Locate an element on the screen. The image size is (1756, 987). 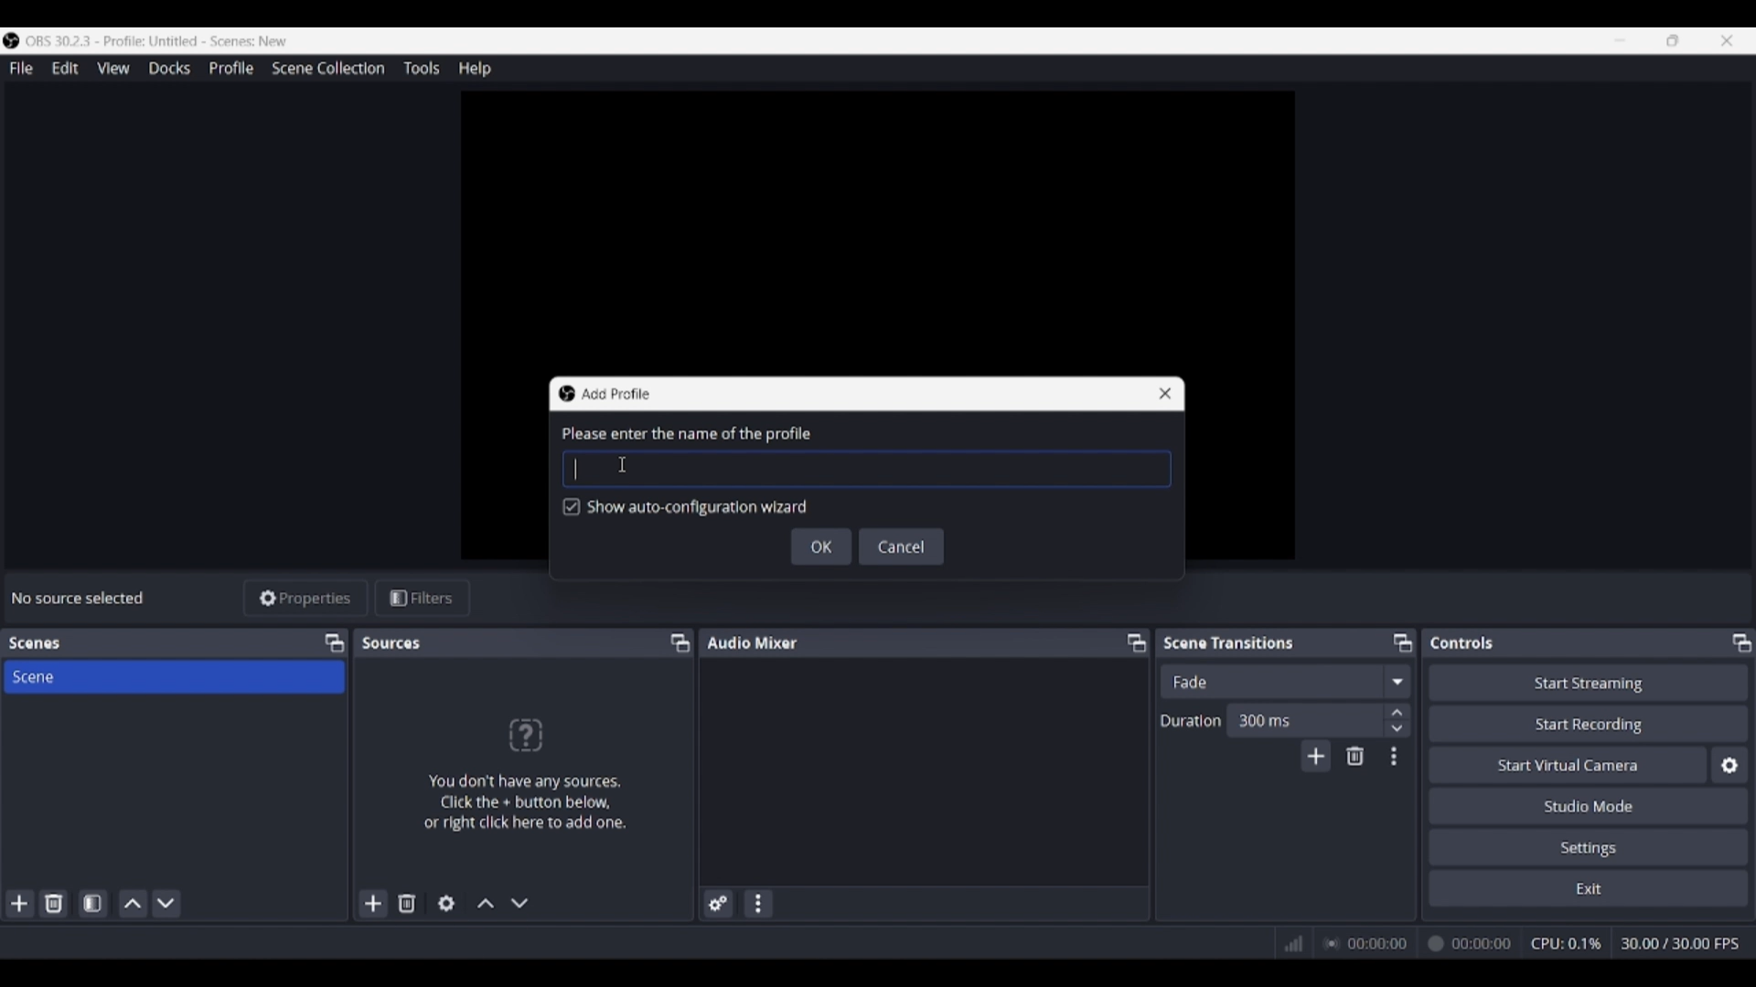
File menu is located at coordinates (21, 68).